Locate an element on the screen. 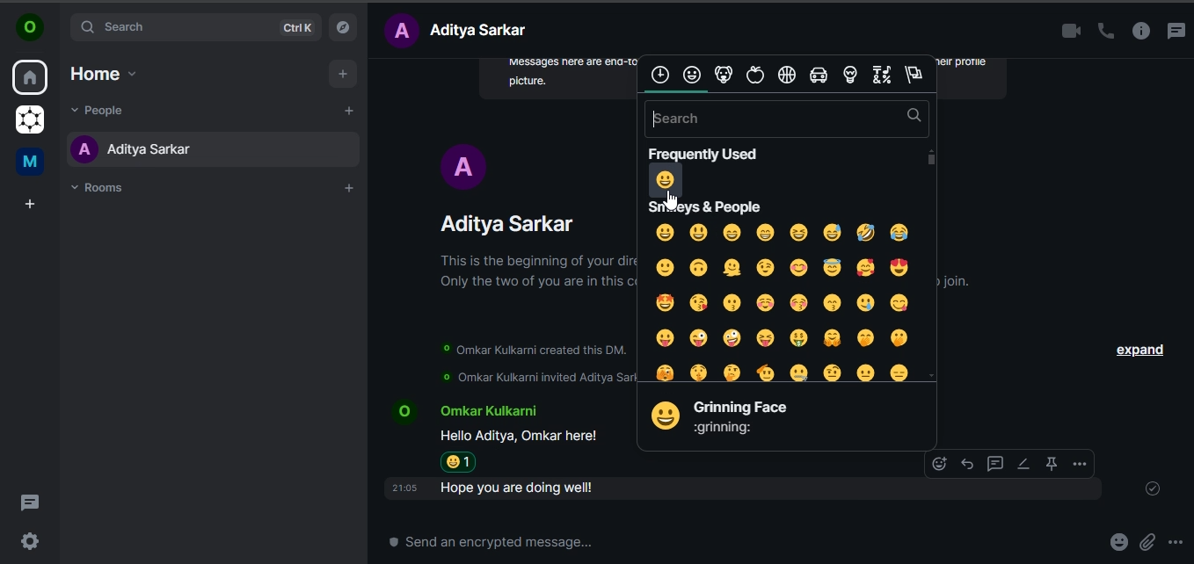 The width and height of the screenshot is (1194, 564). kissing face with closed eyes is located at coordinates (801, 304).